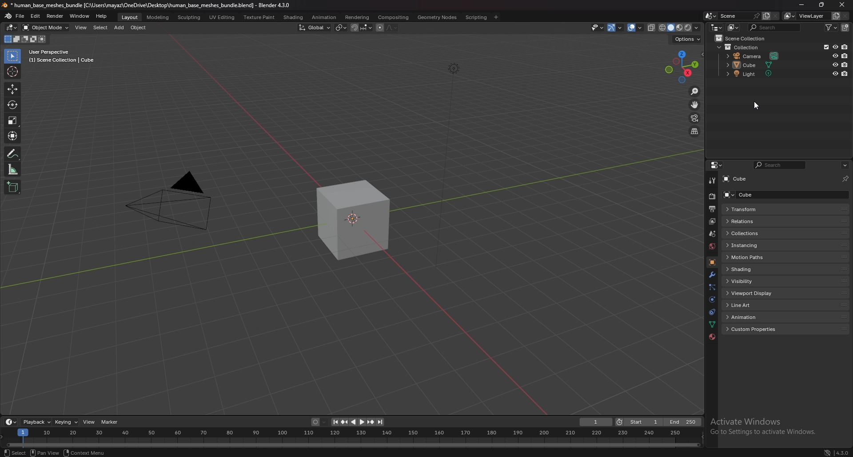 This screenshot has height=457, width=853. Describe the element at coordinates (335, 422) in the screenshot. I see `jump to endpoint` at that location.